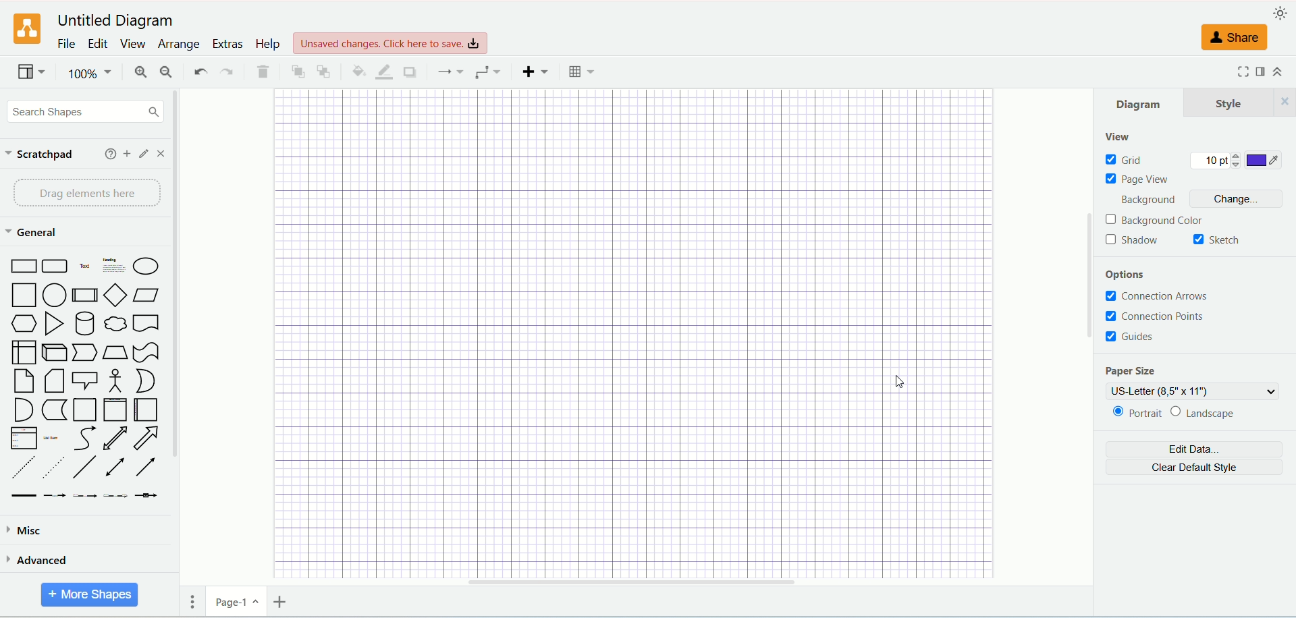 Image resolution: width=1296 pixels, height=618 pixels. What do you see at coordinates (84, 383) in the screenshot?
I see `Callout` at bounding box center [84, 383].